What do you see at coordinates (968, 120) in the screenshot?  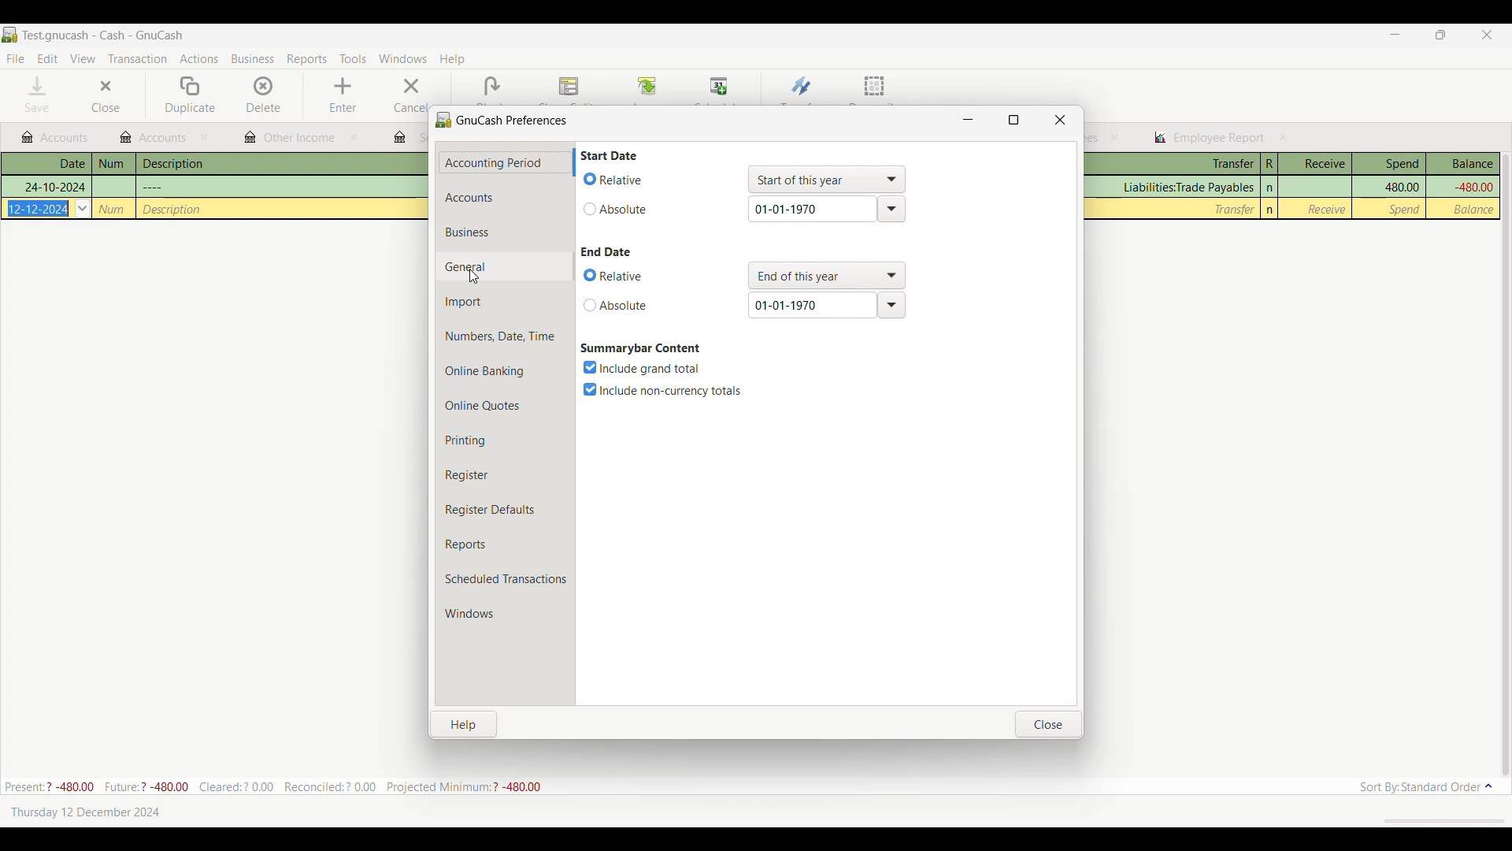 I see `Minimize` at bounding box center [968, 120].